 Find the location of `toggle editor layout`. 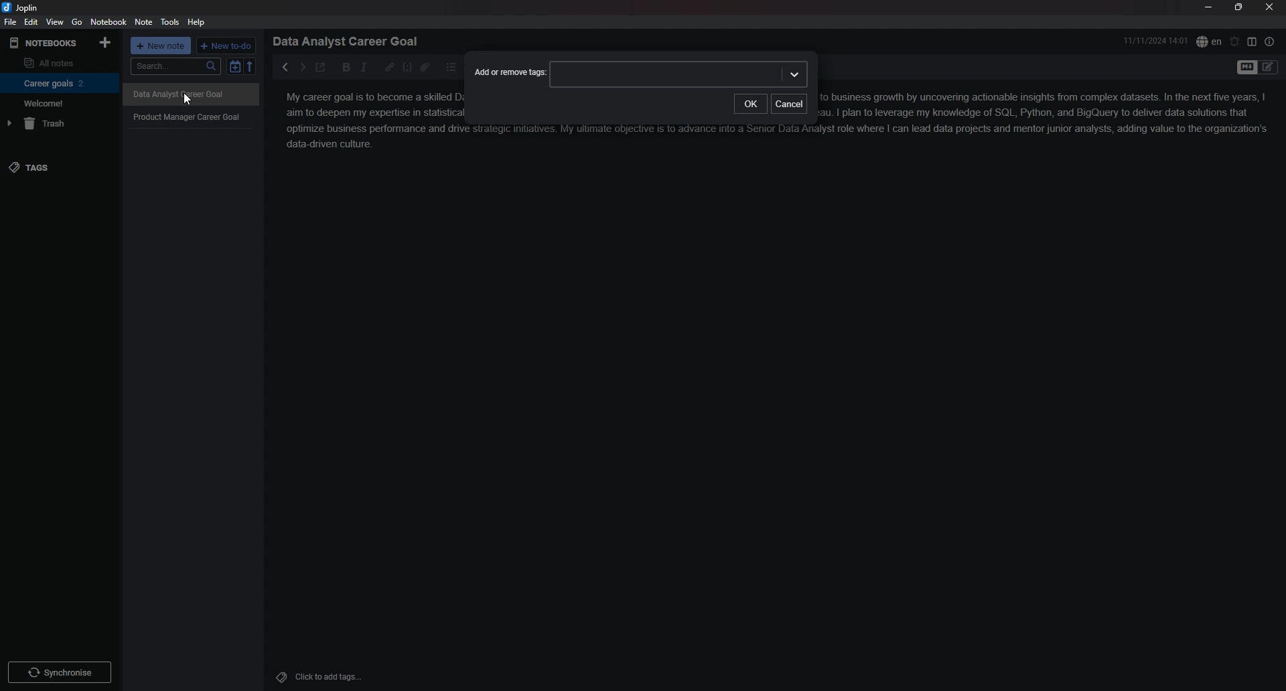

toggle editor layout is located at coordinates (1252, 41).